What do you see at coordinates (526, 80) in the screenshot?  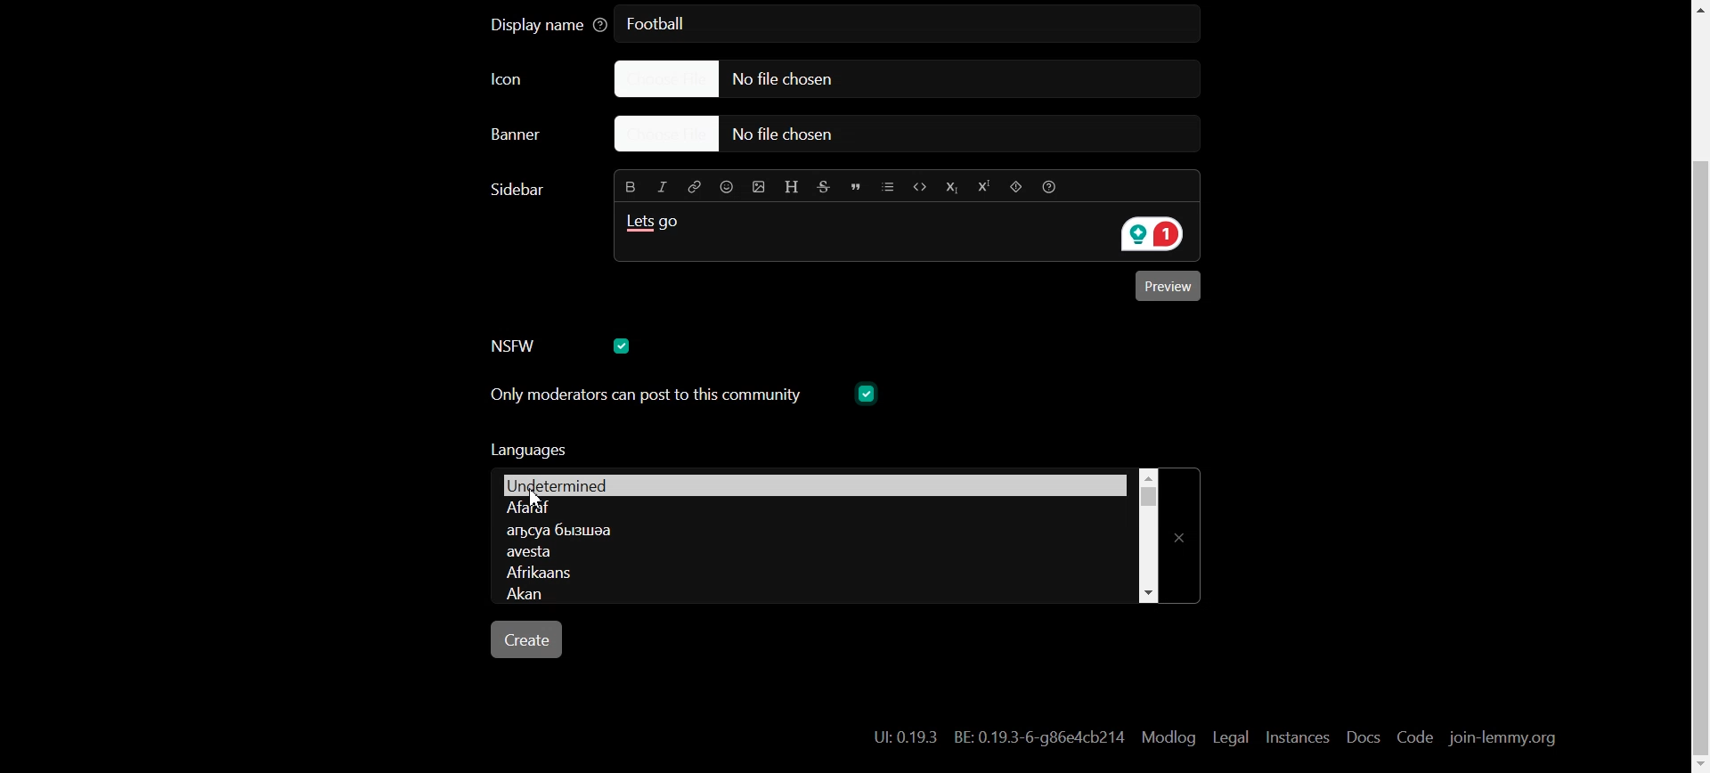 I see `Icon ` at bounding box center [526, 80].